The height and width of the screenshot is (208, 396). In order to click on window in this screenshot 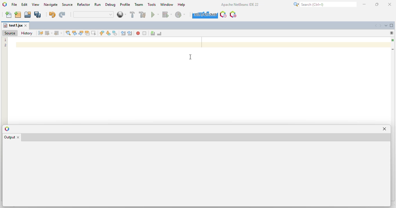, I will do `click(167, 4)`.